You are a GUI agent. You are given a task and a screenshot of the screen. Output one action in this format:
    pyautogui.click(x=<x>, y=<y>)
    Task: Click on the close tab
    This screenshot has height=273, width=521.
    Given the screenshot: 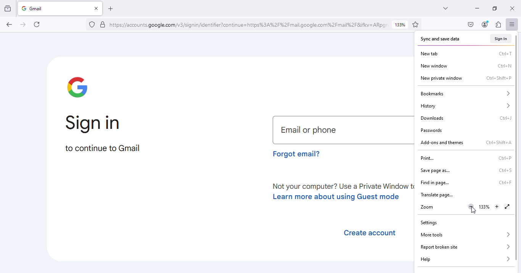 What is the action you would take?
    pyautogui.click(x=97, y=8)
    